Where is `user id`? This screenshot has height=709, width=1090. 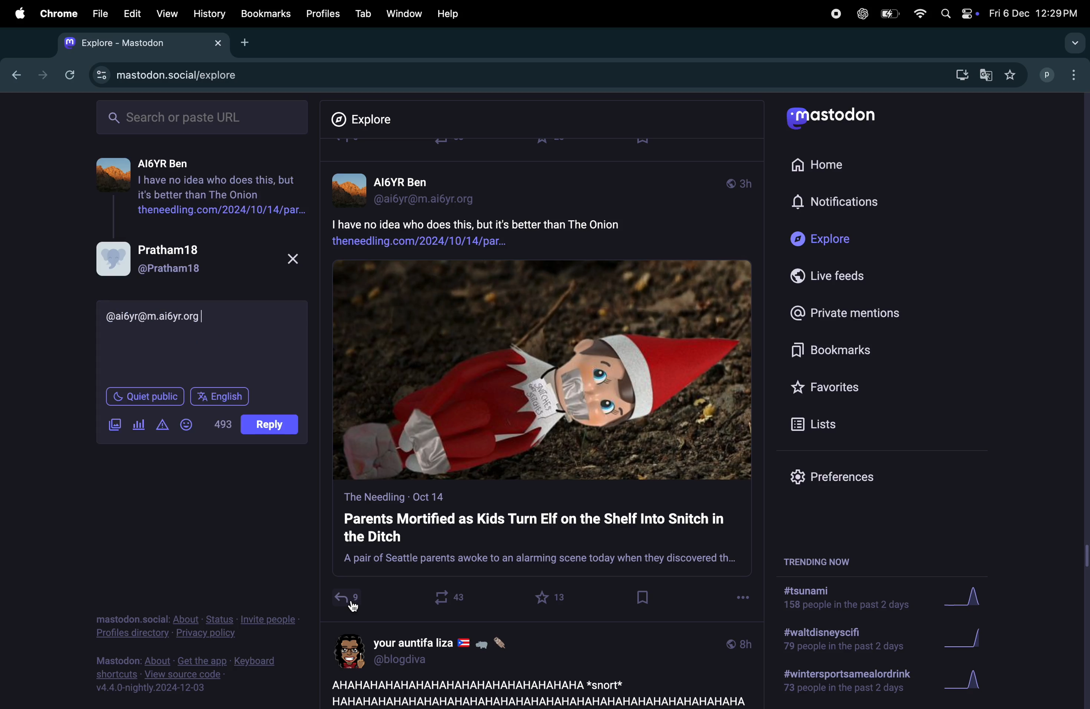 user id is located at coordinates (176, 316).